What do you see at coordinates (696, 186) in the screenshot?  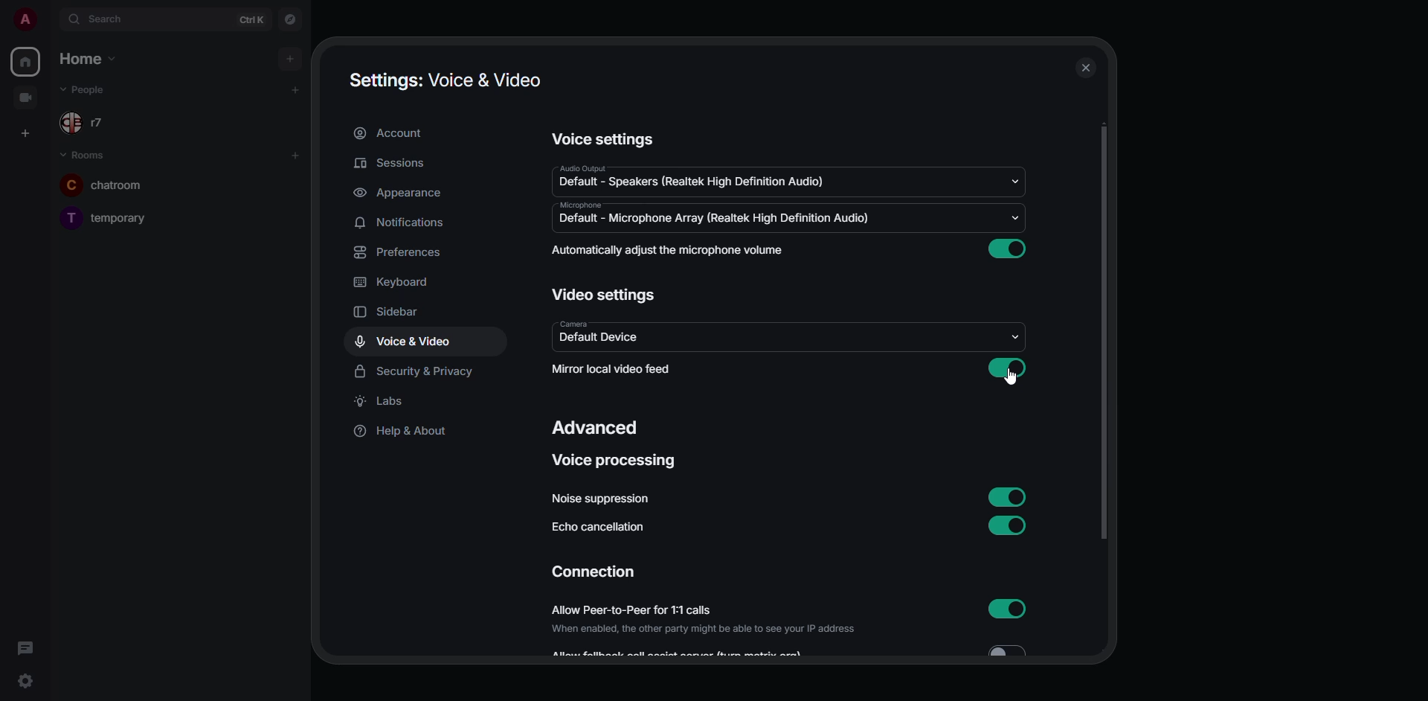 I see `default` at bounding box center [696, 186].